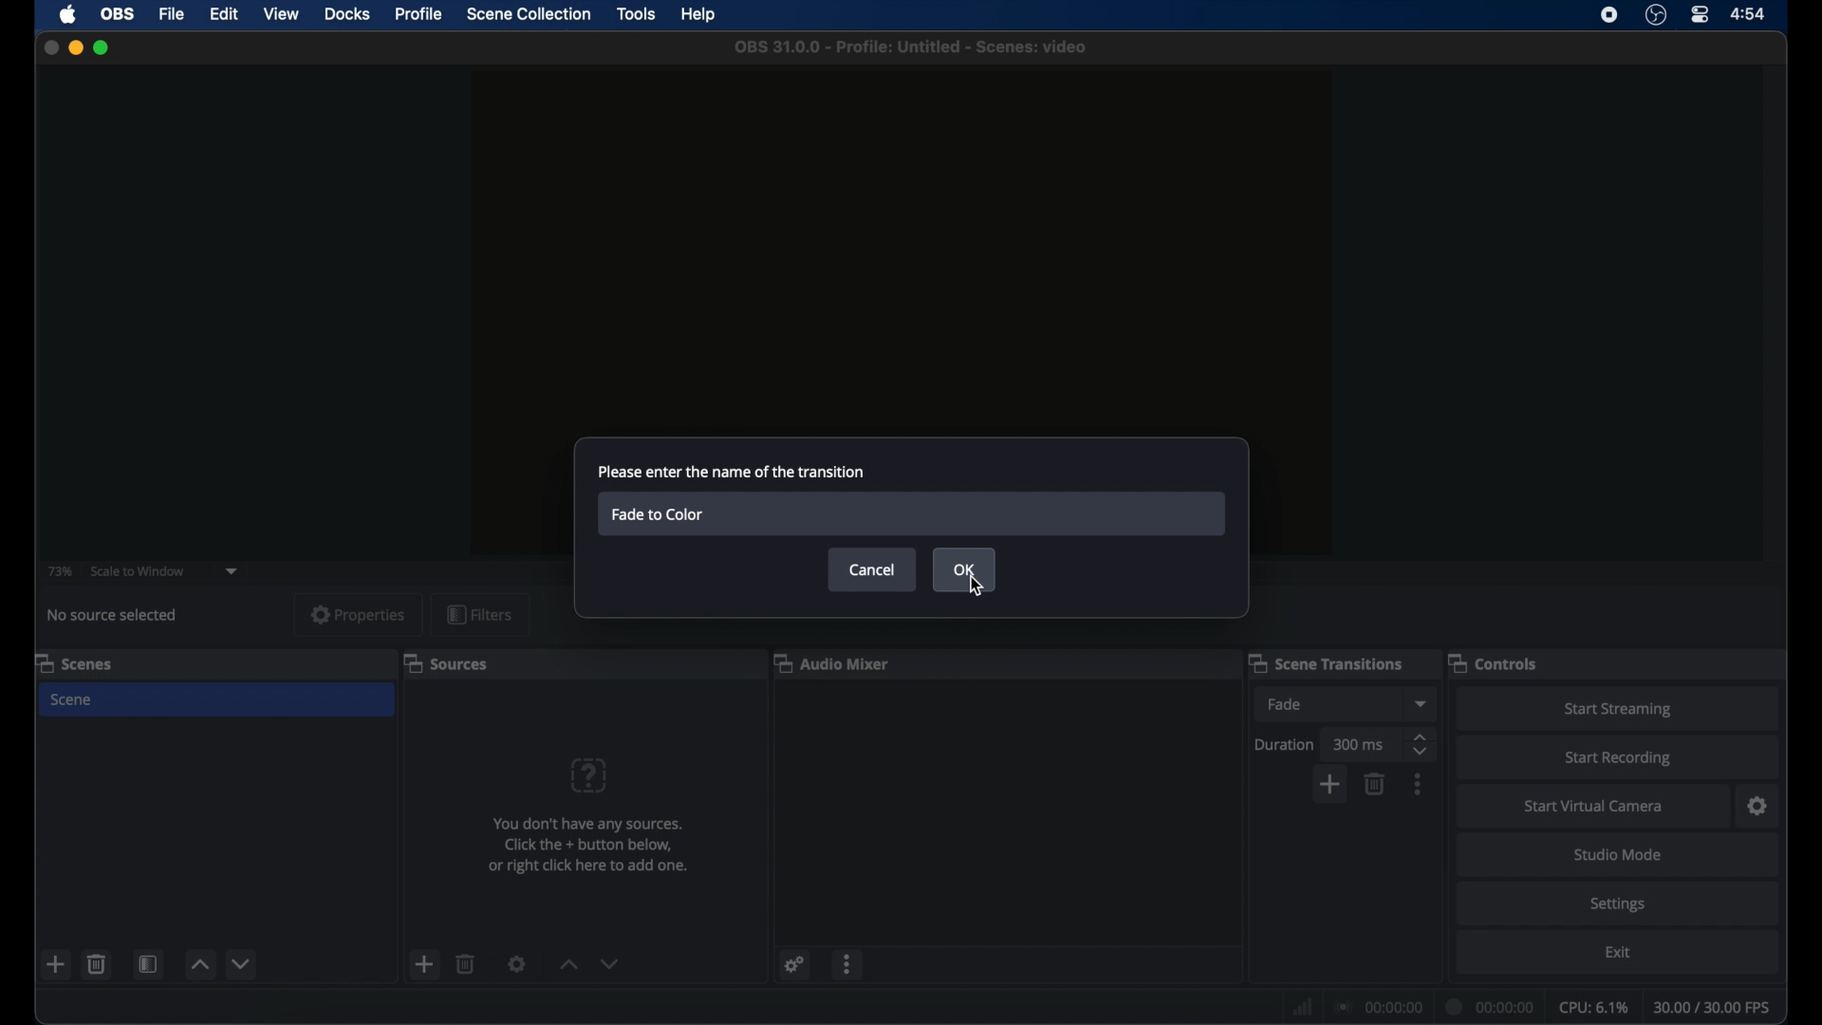  I want to click on decrement, so click(609, 963).